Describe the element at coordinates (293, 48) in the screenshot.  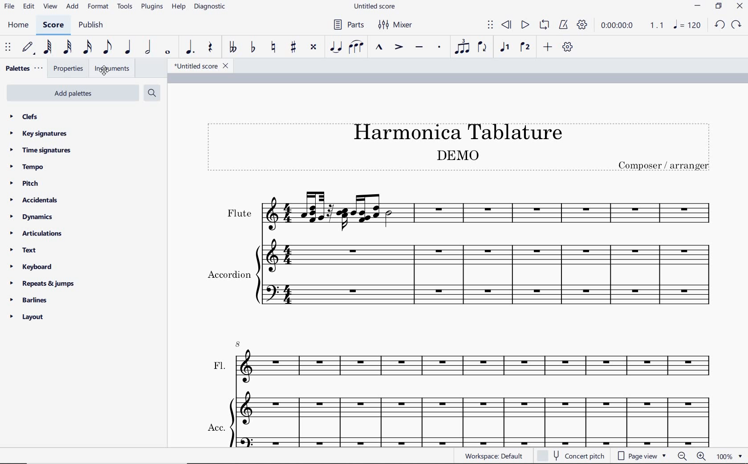
I see `toggle sharp` at that location.